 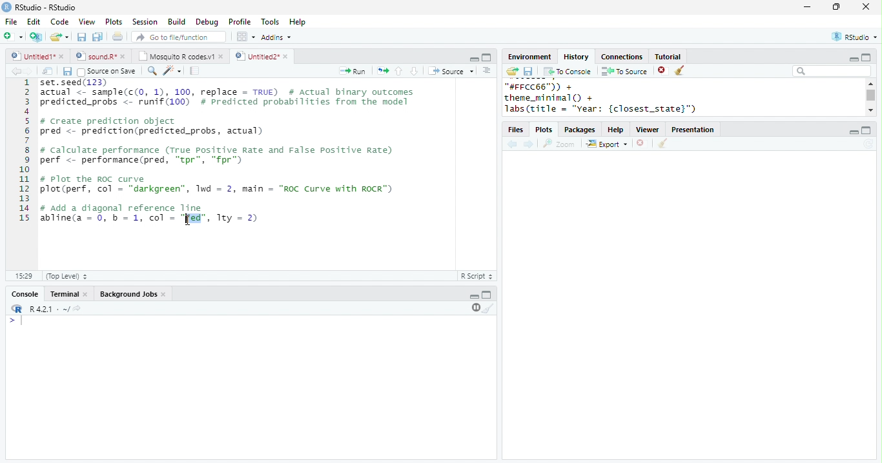 I want to click on up, so click(x=398, y=71).